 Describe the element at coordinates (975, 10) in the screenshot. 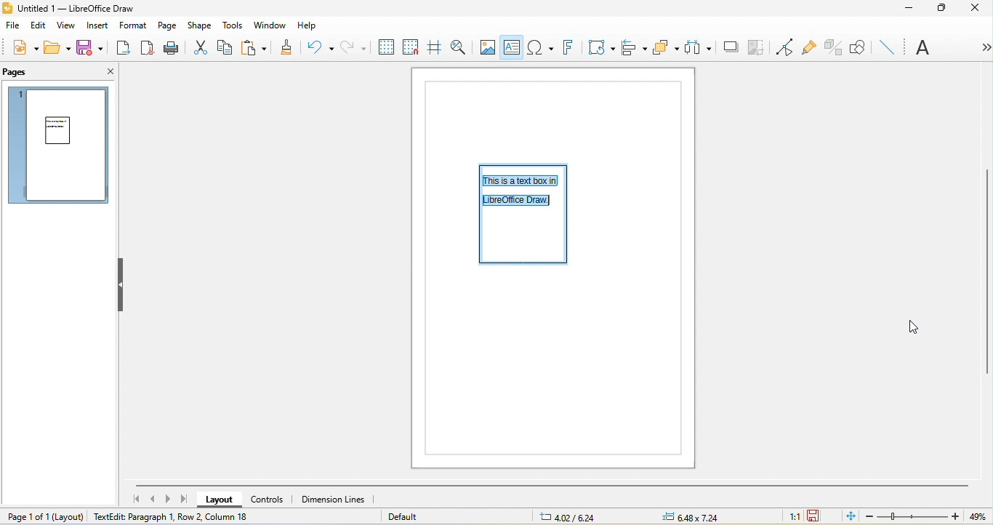

I see `close` at that location.